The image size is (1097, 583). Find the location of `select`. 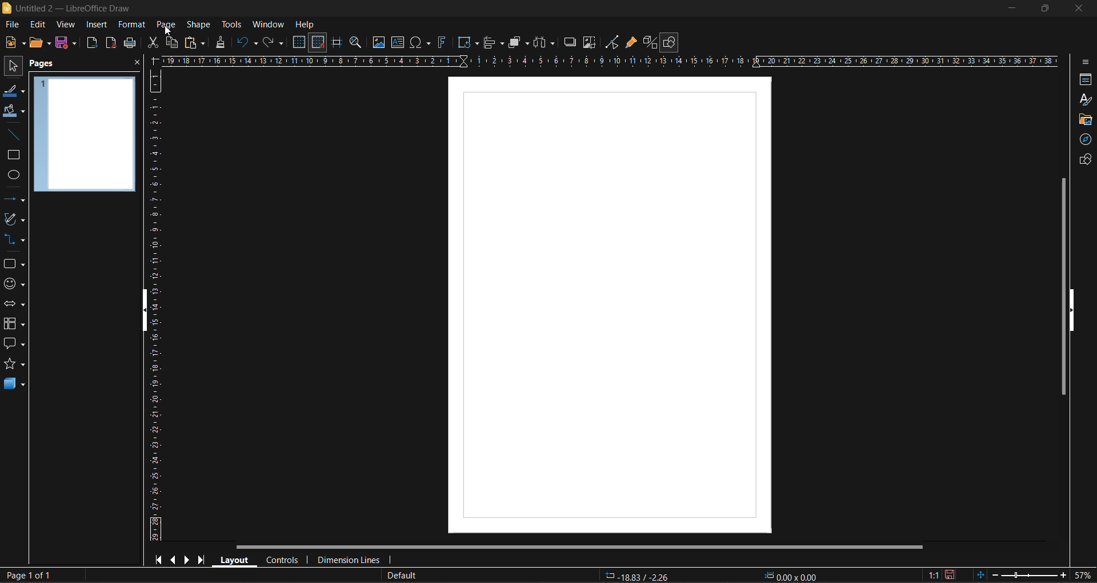

select is located at coordinates (14, 68).